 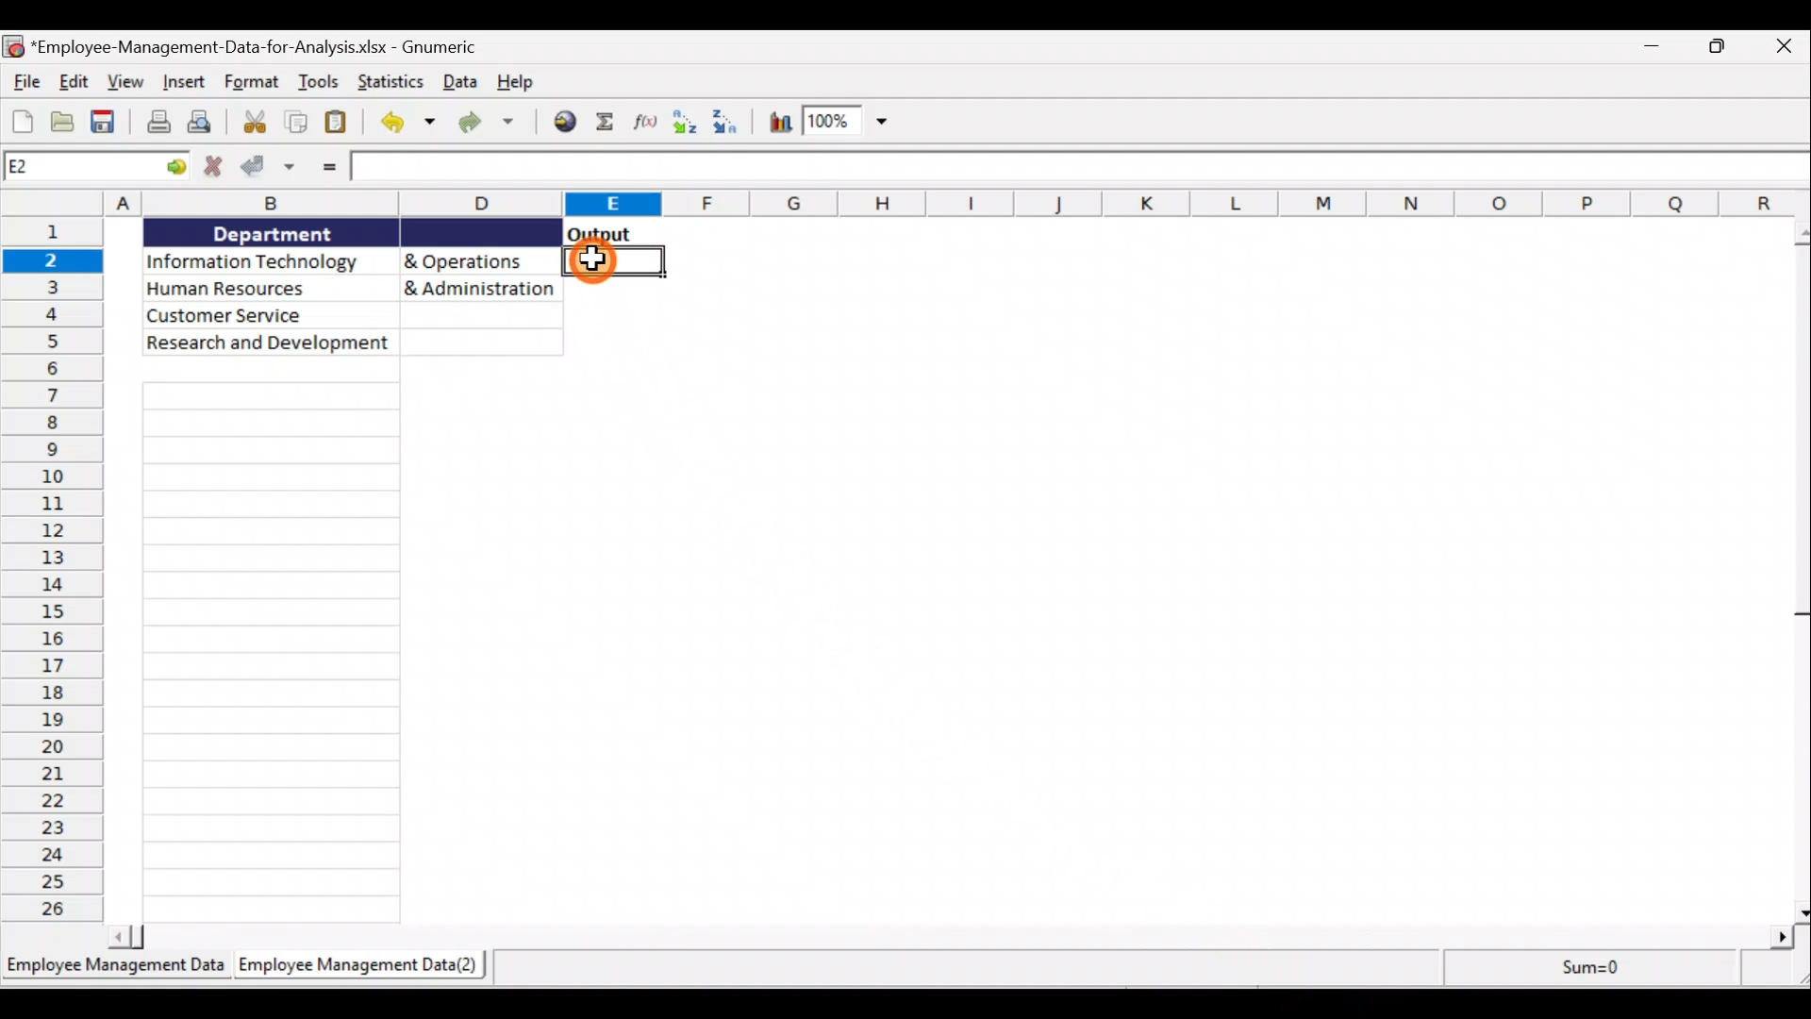 I want to click on Print preview, so click(x=208, y=121).